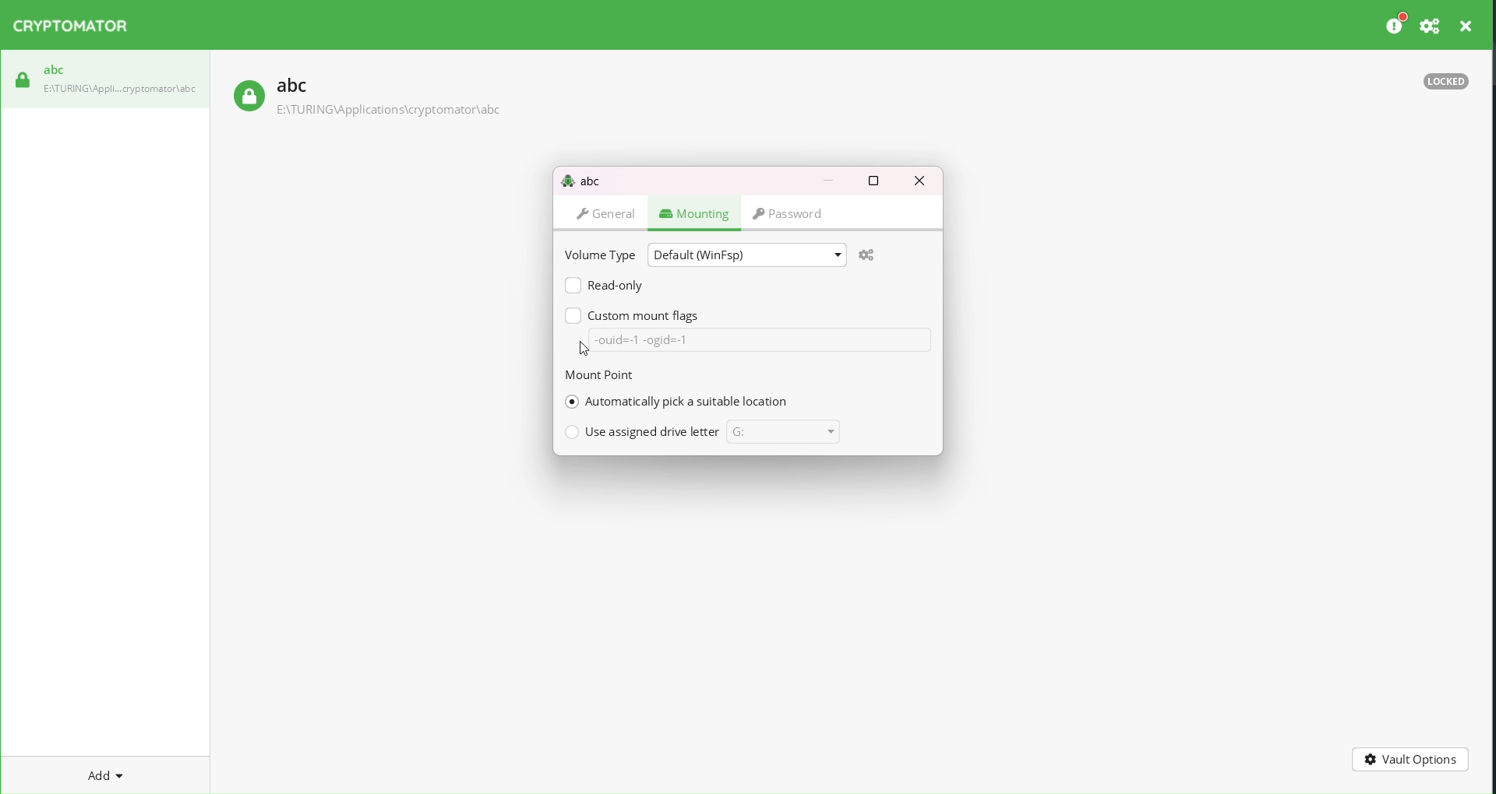 This screenshot has height=794, width=1496. What do you see at coordinates (827, 180) in the screenshot?
I see `minimize` at bounding box center [827, 180].